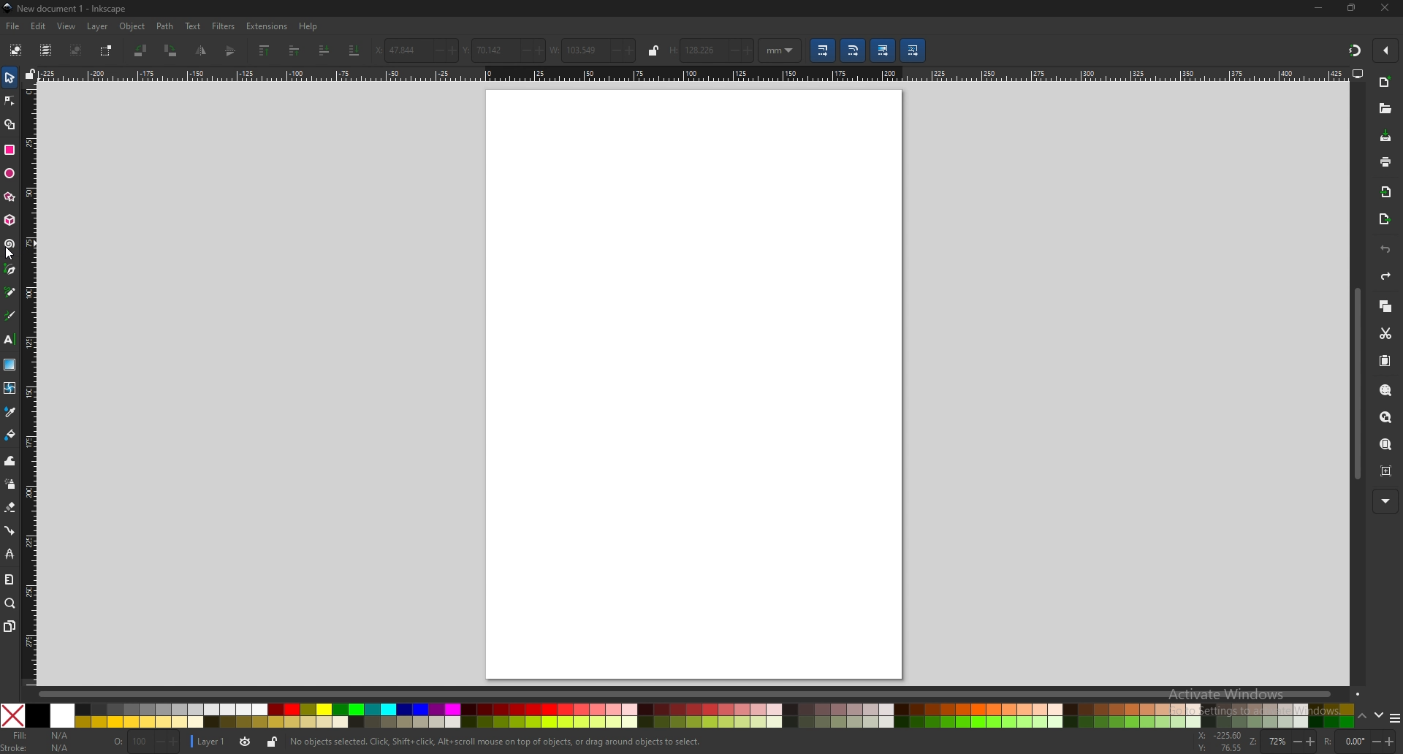  Describe the element at coordinates (10, 625) in the screenshot. I see `pages` at that location.